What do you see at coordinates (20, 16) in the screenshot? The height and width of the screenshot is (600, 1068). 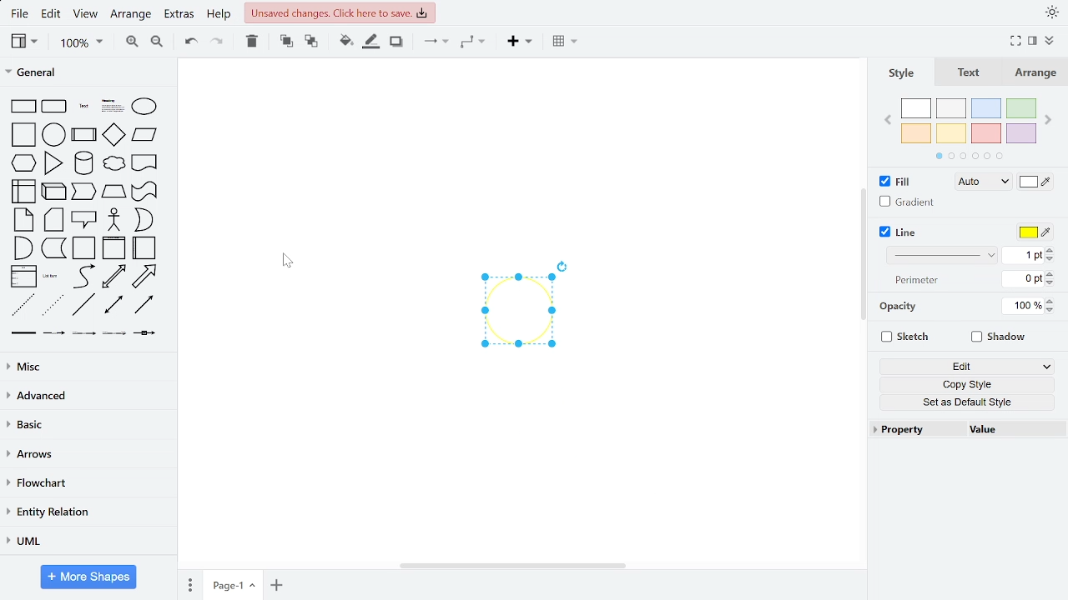 I see `file` at bounding box center [20, 16].